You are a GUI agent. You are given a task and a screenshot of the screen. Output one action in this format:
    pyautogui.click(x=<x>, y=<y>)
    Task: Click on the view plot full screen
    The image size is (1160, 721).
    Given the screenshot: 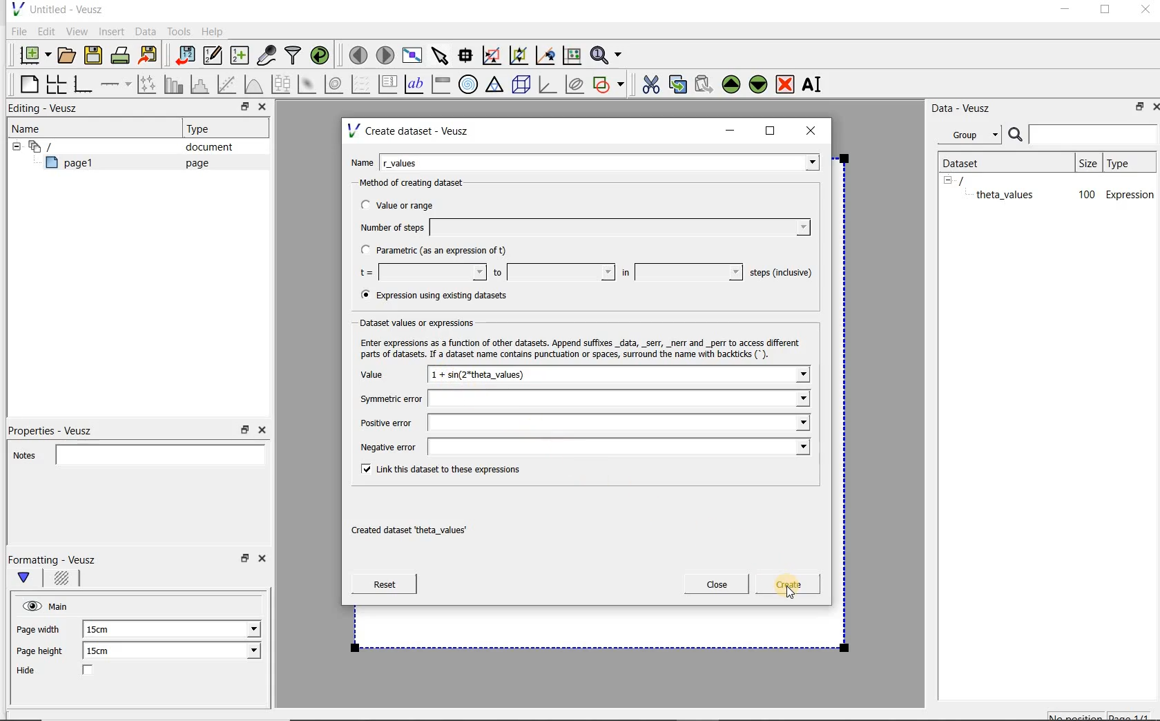 What is the action you would take?
    pyautogui.click(x=411, y=54)
    